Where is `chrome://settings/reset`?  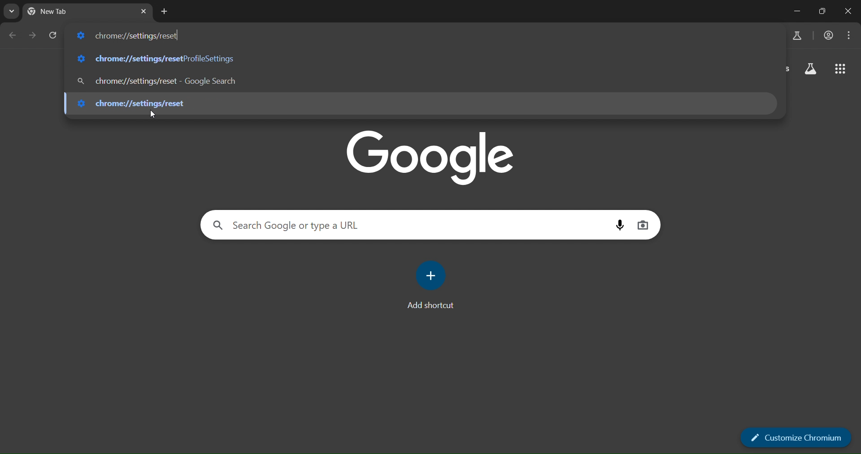
chrome://settings/reset is located at coordinates (130, 34).